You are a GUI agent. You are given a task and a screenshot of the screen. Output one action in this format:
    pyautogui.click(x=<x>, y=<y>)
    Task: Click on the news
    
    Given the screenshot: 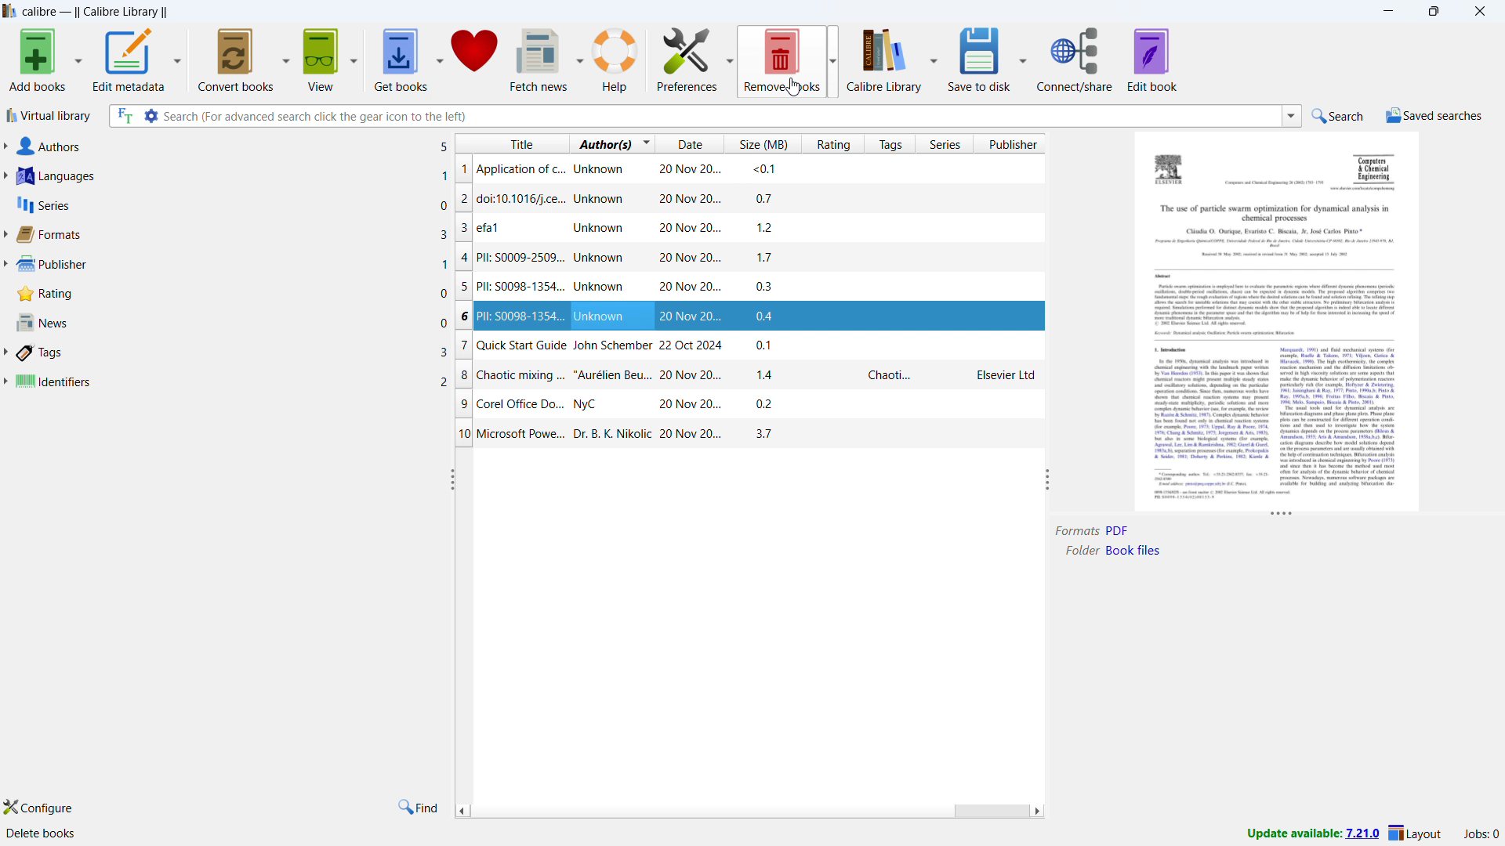 What is the action you would take?
    pyautogui.click(x=230, y=321)
    